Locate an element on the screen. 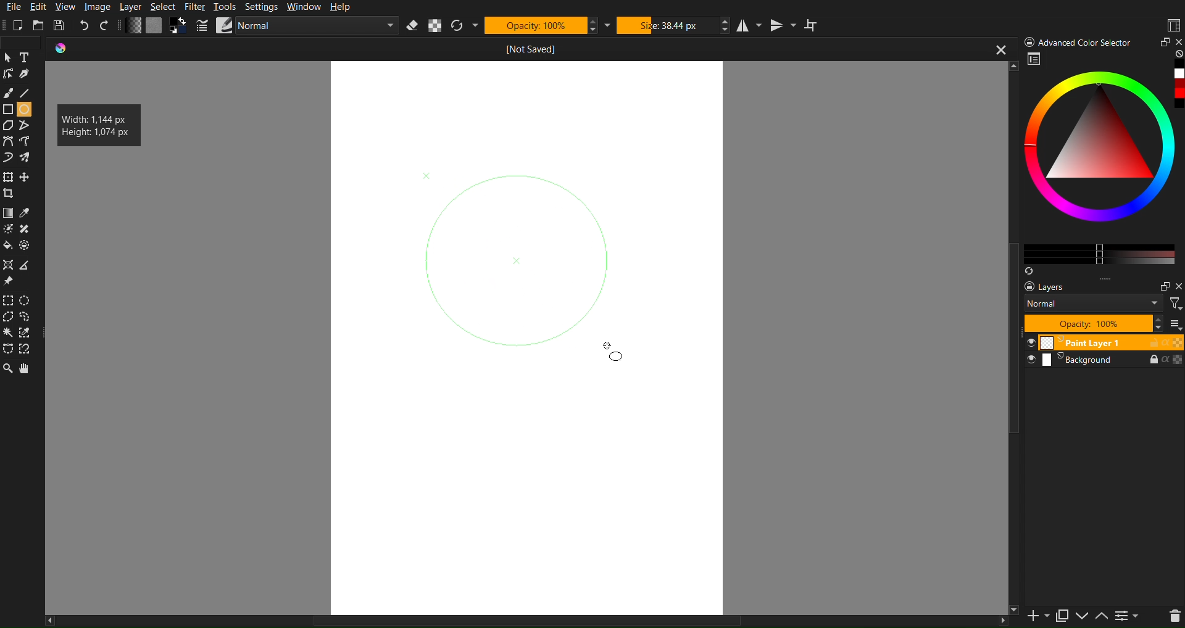 This screenshot has width=1185, height=628. Brush Settings is located at coordinates (297, 27).